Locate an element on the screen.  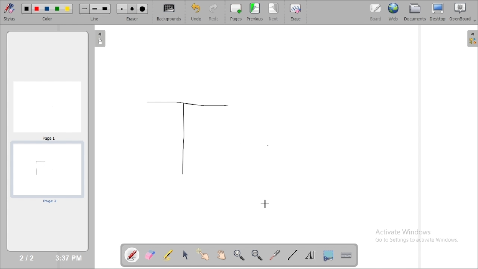
T is located at coordinates (186, 137).